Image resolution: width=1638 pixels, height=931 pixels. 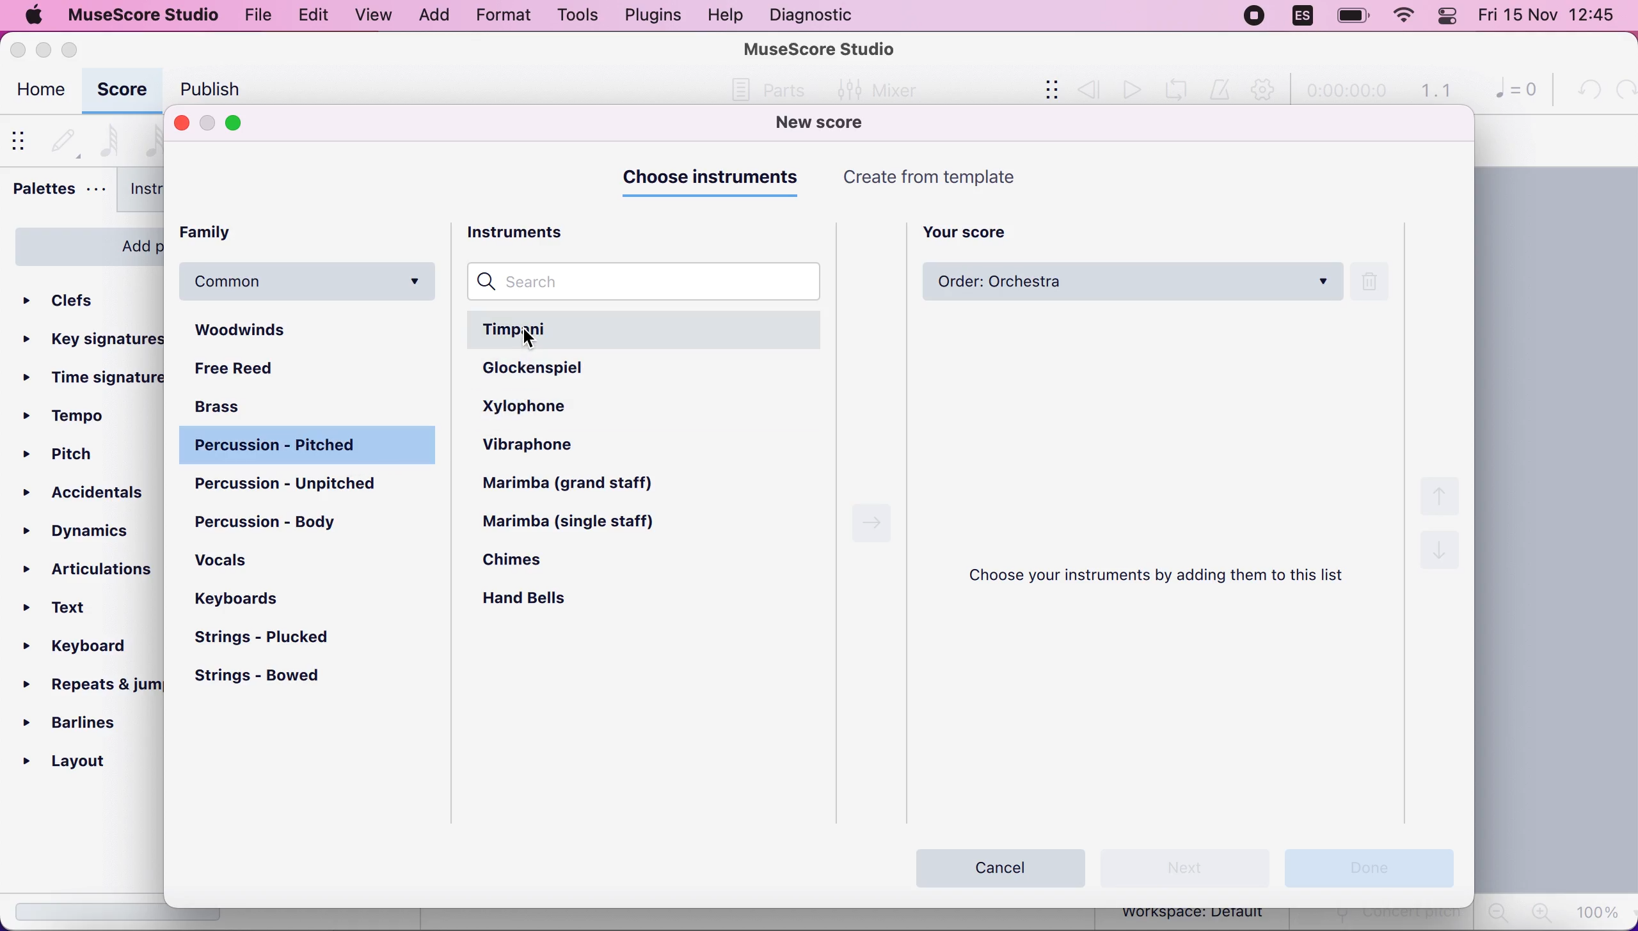 I want to click on instruments, so click(x=532, y=230).